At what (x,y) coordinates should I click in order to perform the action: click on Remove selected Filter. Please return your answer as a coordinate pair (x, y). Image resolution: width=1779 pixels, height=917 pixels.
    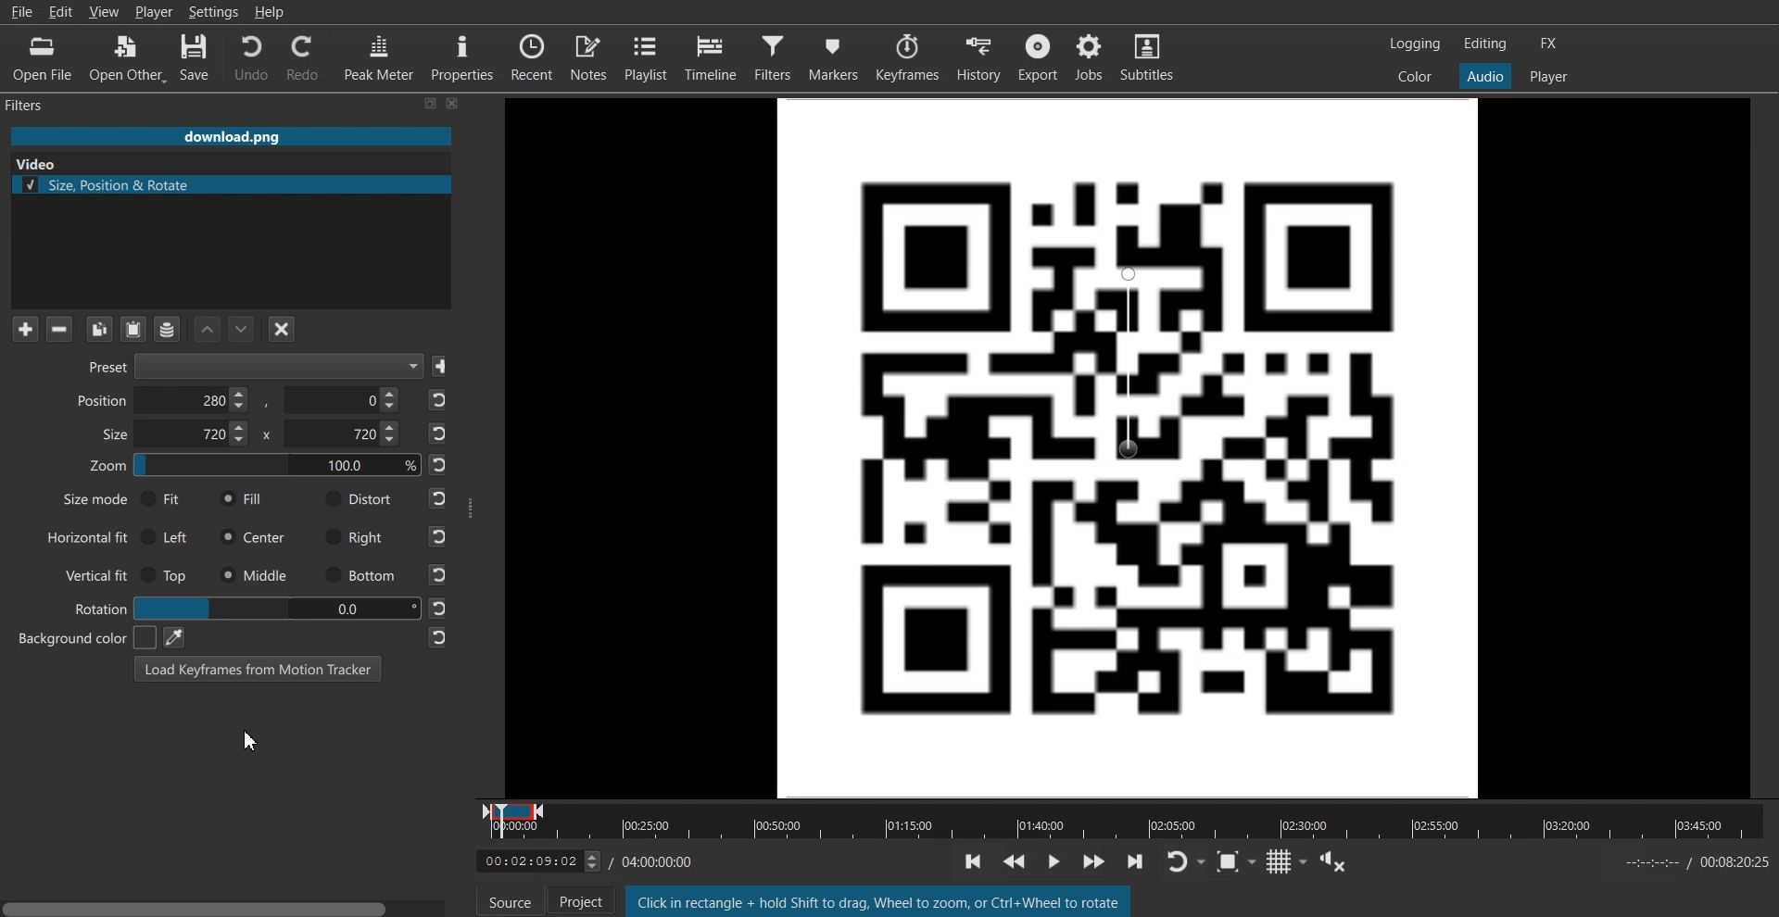
    Looking at the image, I should click on (58, 329).